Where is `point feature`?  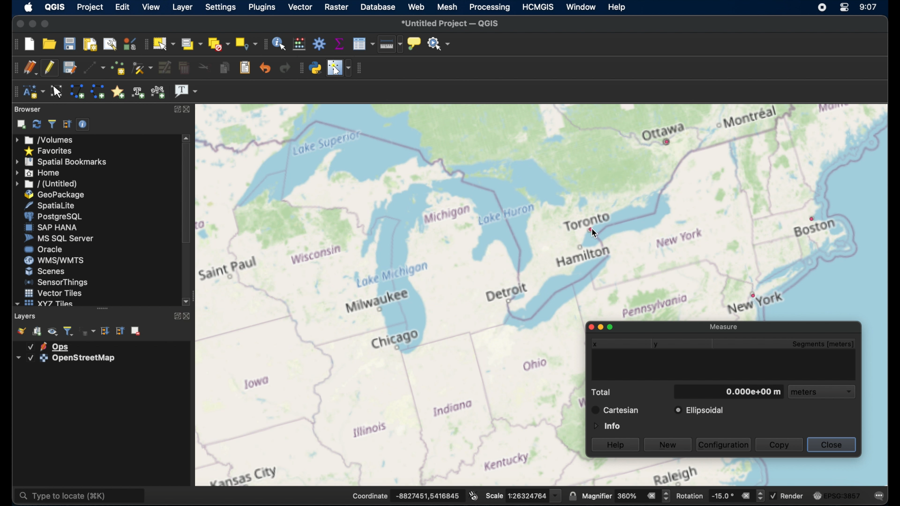 point feature is located at coordinates (591, 229).